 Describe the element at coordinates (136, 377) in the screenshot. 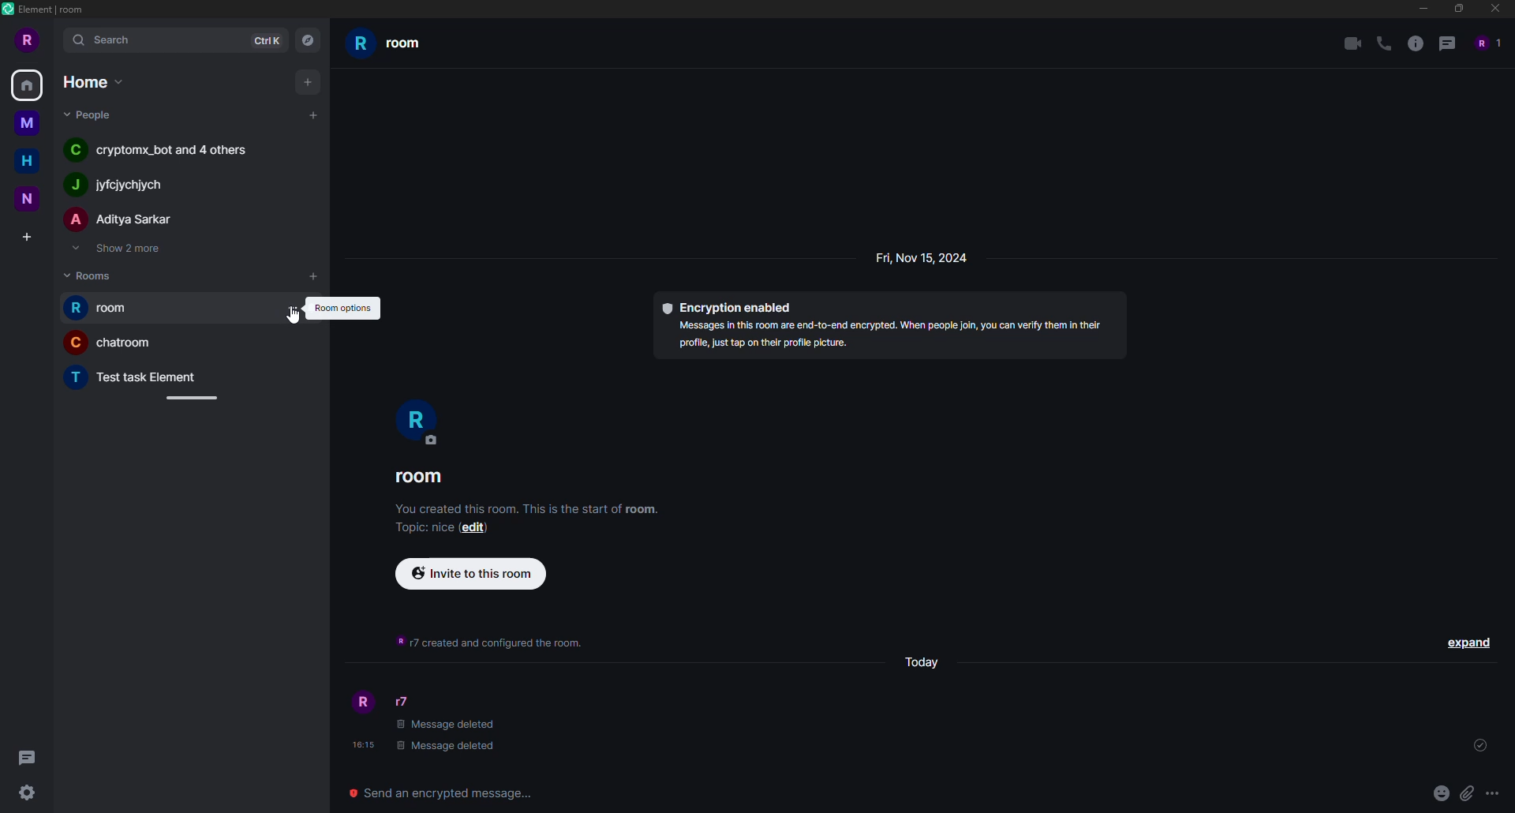

I see `T Test task Element` at that location.